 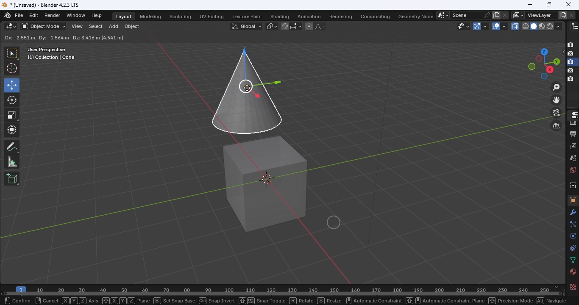 I want to click on viewpoint shader: solid, so click(x=533, y=26).